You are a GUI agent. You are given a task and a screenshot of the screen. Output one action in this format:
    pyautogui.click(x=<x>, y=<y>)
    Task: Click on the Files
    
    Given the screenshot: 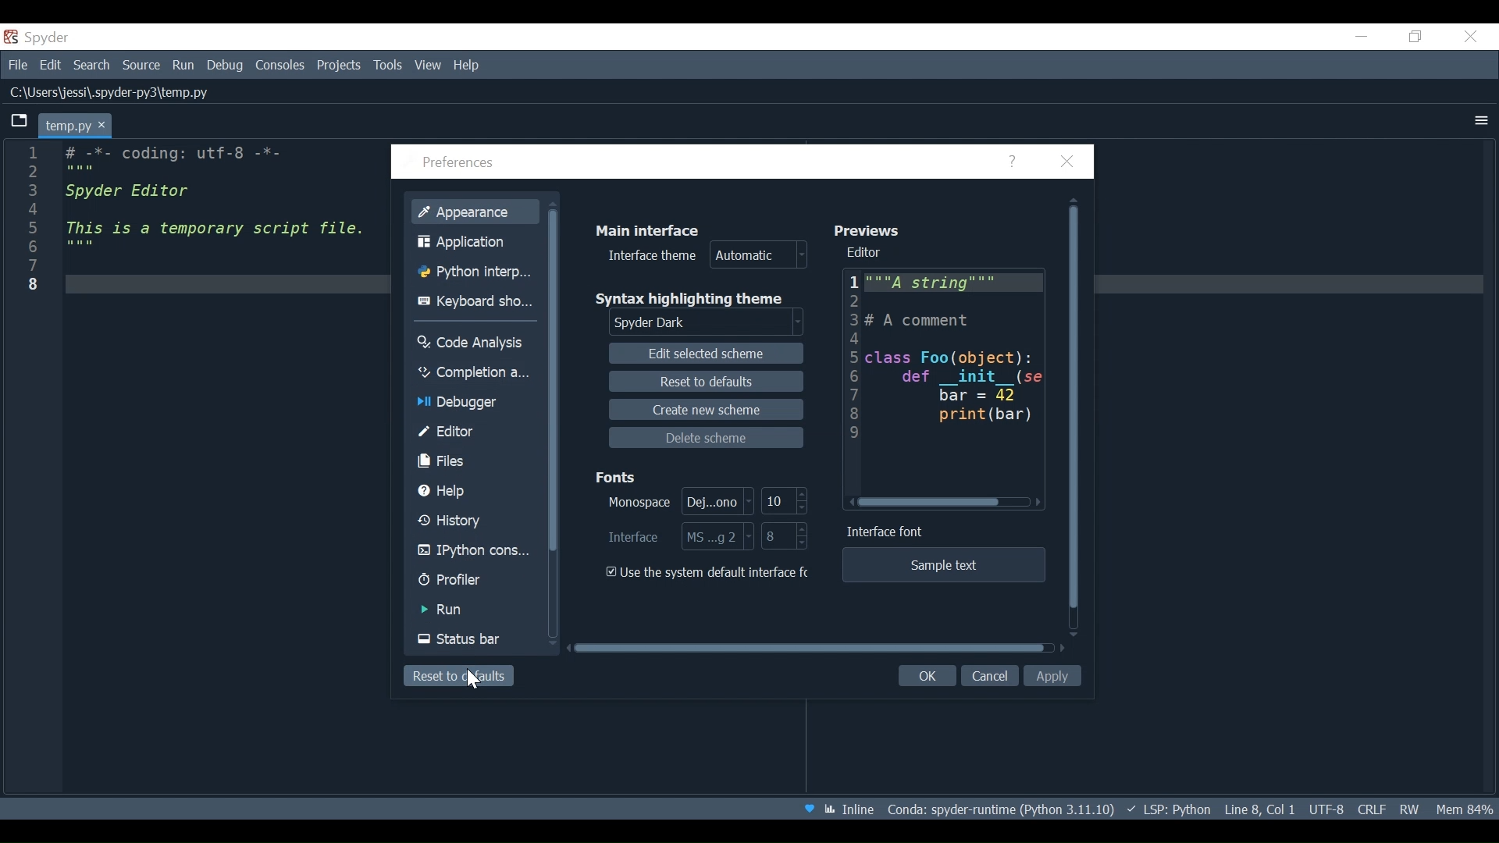 What is the action you would take?
    pyautogui.click(x=475, y=461)
    